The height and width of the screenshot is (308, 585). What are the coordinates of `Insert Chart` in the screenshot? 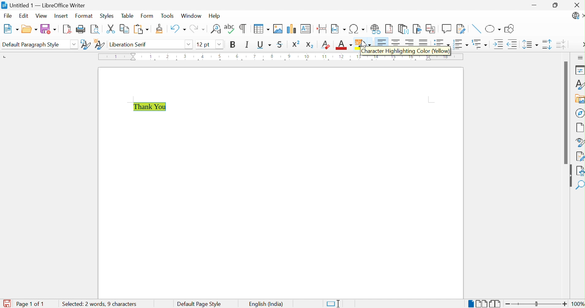 It's located at (291, 29).